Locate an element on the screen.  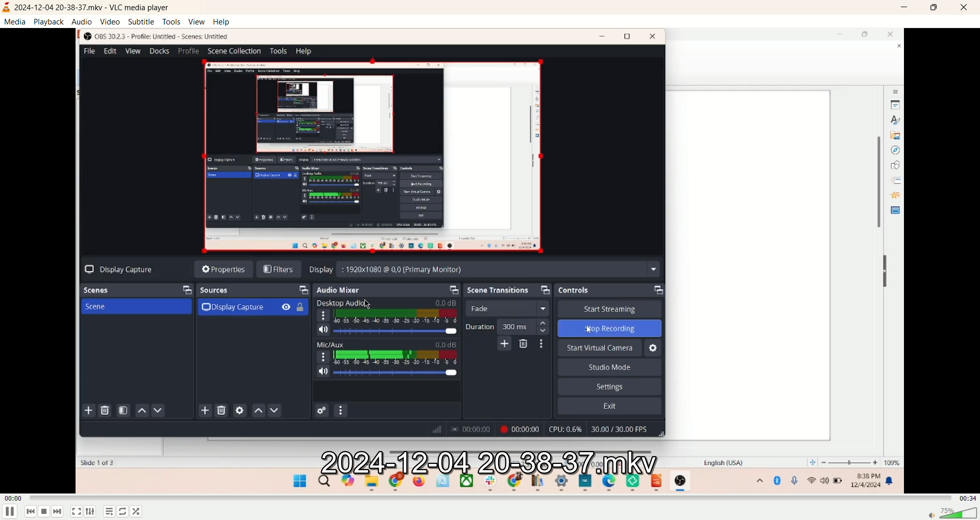
file name is located at coordinates (488, 464).